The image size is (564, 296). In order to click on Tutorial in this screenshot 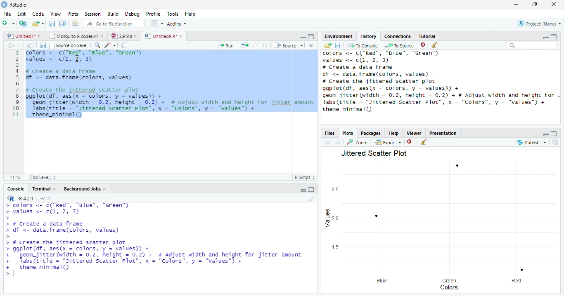, I will do `click(427, 36)`.